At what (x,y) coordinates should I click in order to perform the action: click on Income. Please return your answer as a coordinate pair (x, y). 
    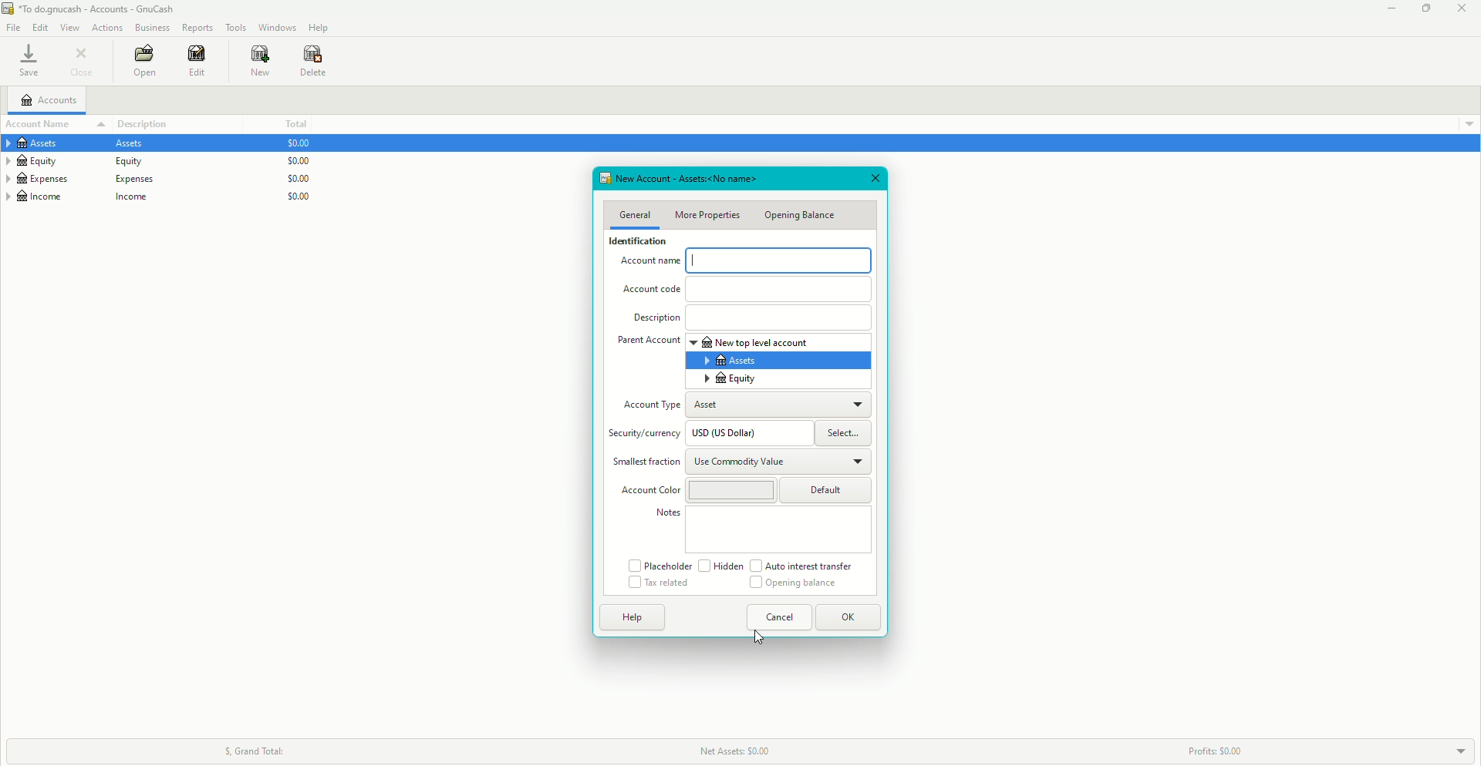
    Looking at the image, I should click on (85, 198).